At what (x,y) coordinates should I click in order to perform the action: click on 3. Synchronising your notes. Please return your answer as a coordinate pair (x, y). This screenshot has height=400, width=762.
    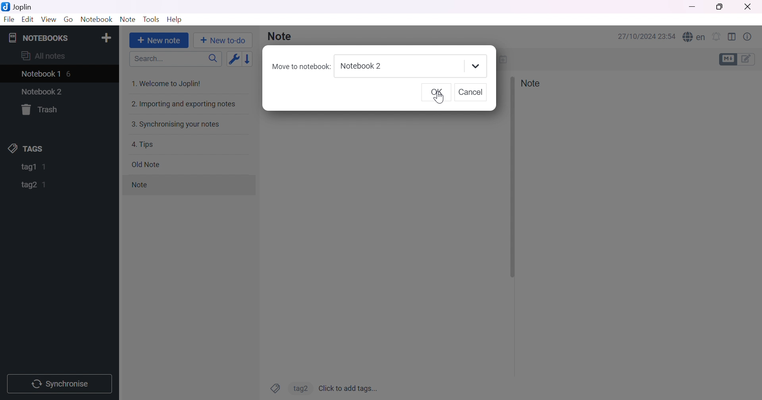
    Looking at the image, I should click on (174, 125).